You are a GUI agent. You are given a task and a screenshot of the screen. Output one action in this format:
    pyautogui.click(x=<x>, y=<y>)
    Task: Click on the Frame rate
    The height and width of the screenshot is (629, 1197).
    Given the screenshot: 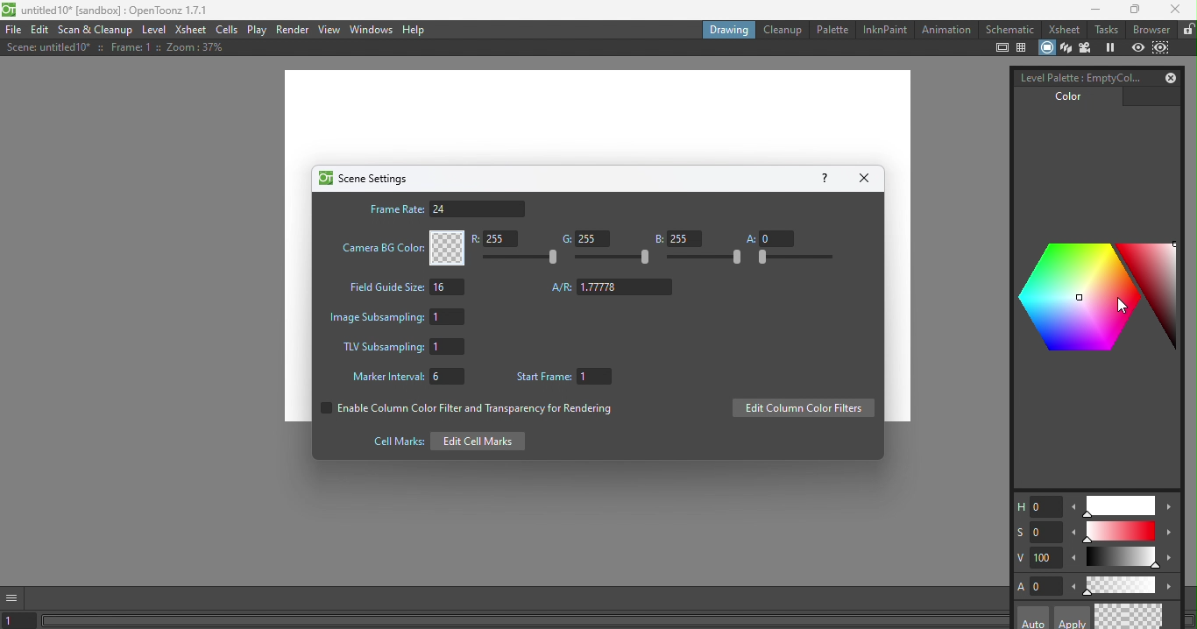 What is the action you would take?
    pyautogui.click(x=446, y=208)
    